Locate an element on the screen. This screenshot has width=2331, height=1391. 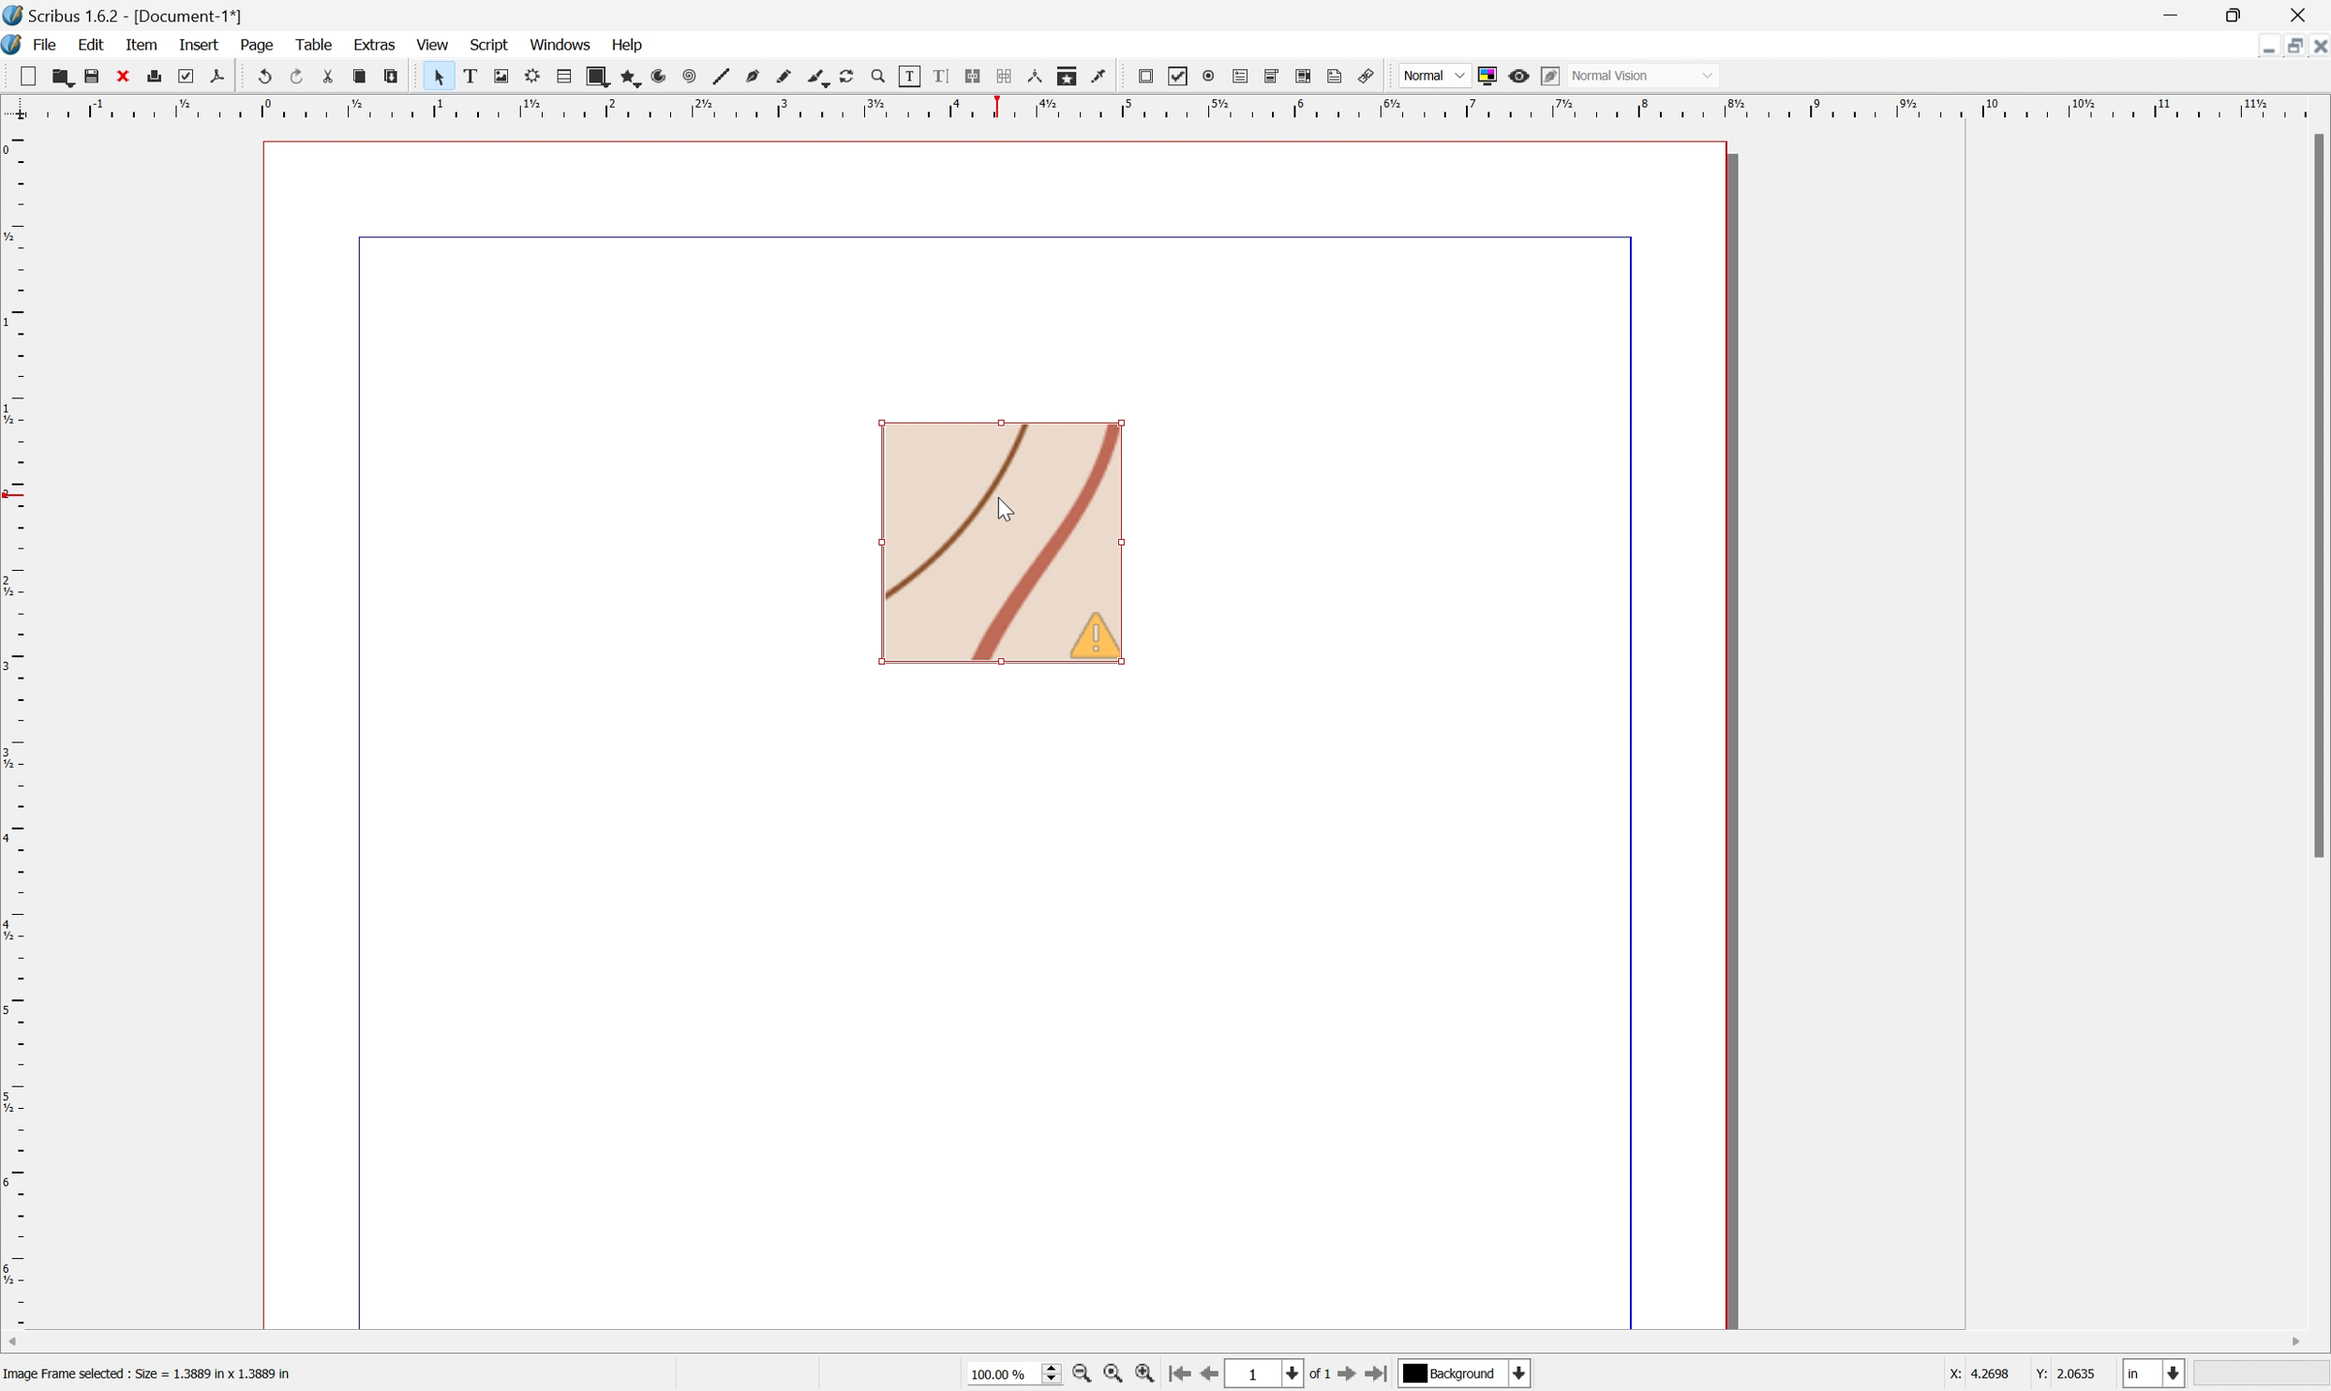
PDF list box is located at coordinates (1307, 76).